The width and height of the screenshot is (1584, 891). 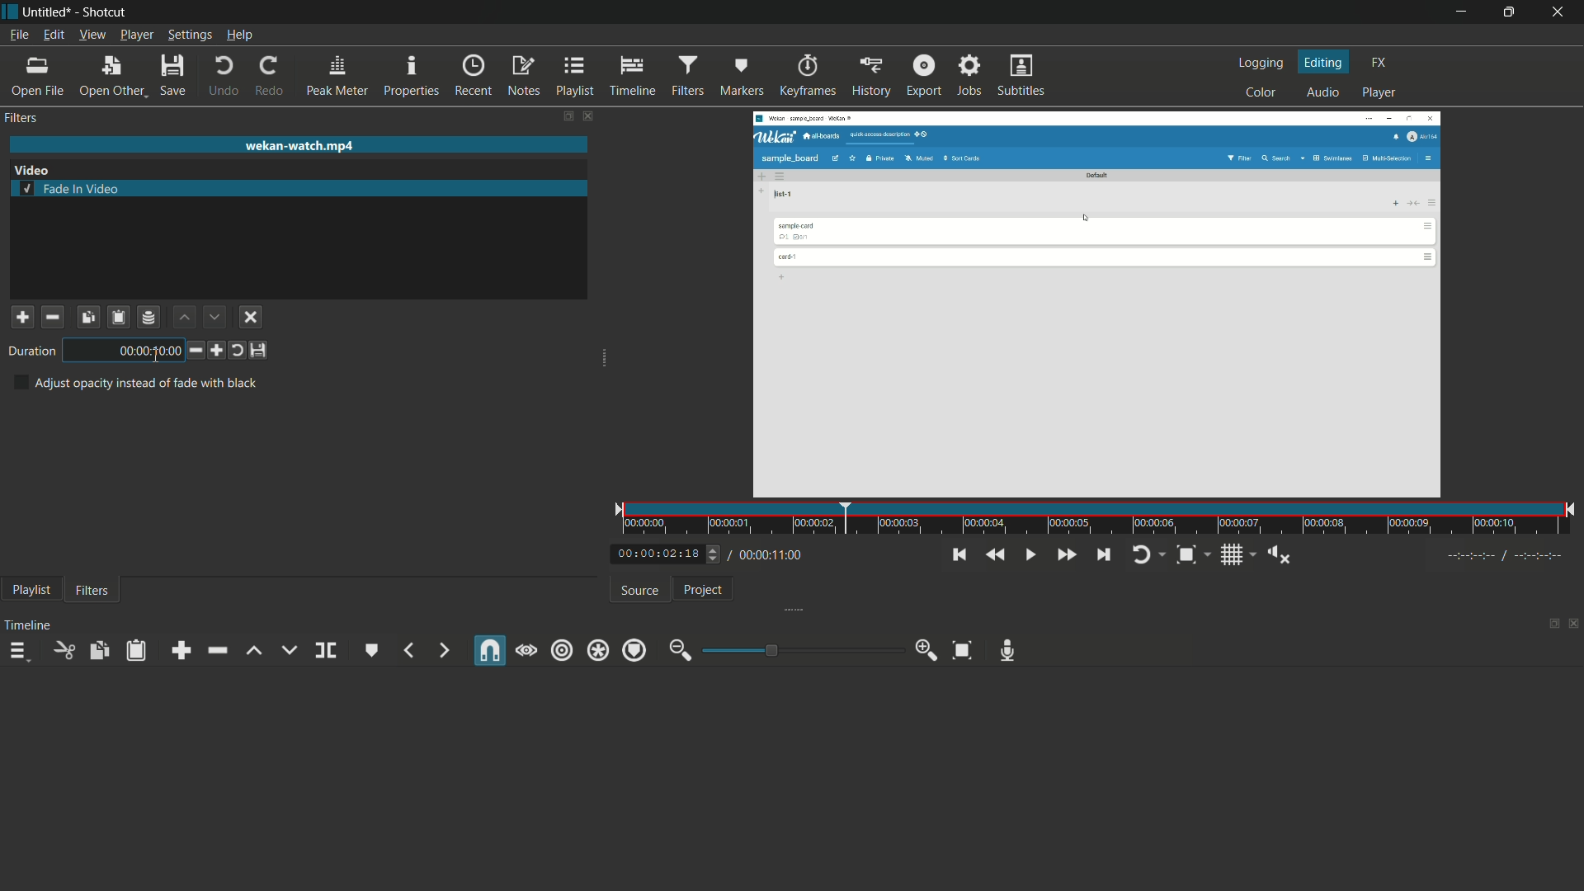 I want to click on zoom in, so click(x=926, y=650).